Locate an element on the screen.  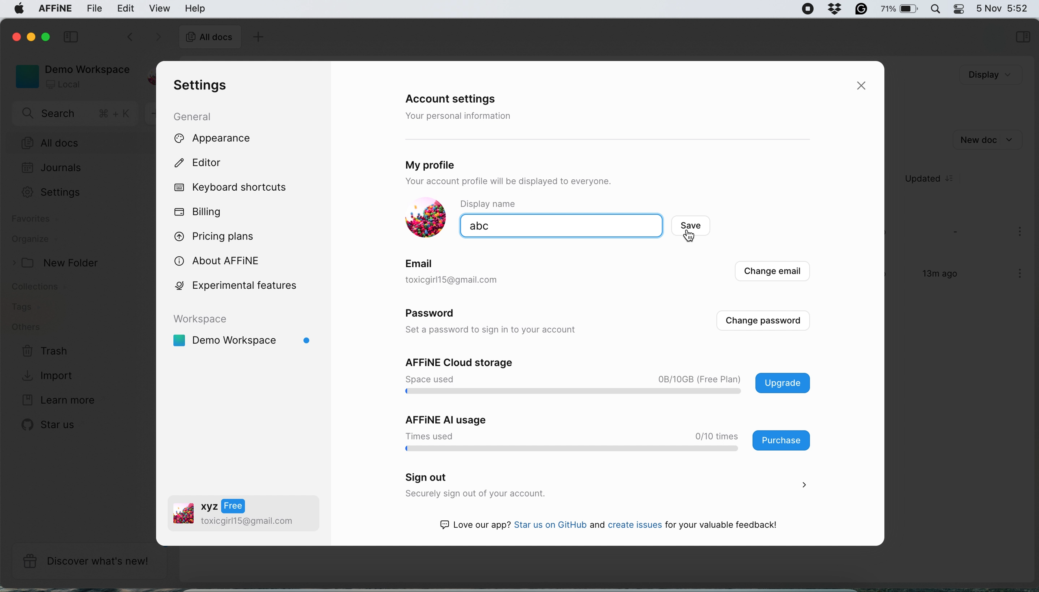
new folder is located at coordinates (59, 263).